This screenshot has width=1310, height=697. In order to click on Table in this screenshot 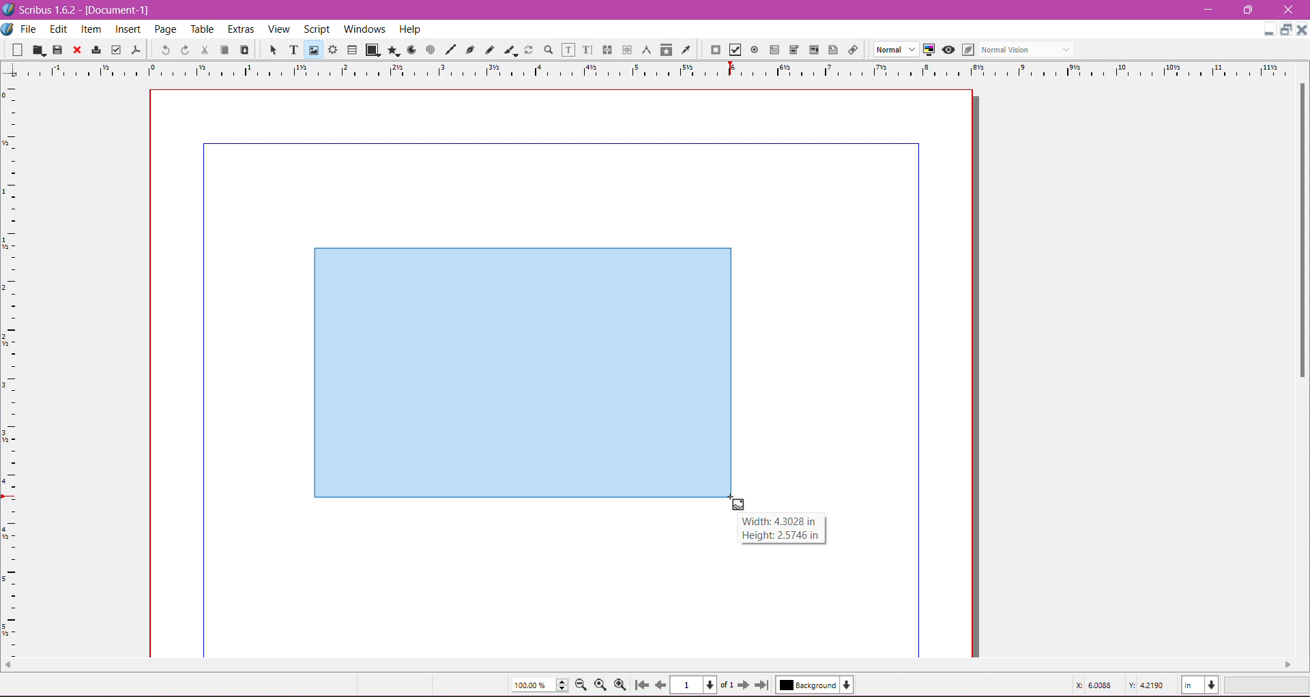, I will do `click(352, 49)`.